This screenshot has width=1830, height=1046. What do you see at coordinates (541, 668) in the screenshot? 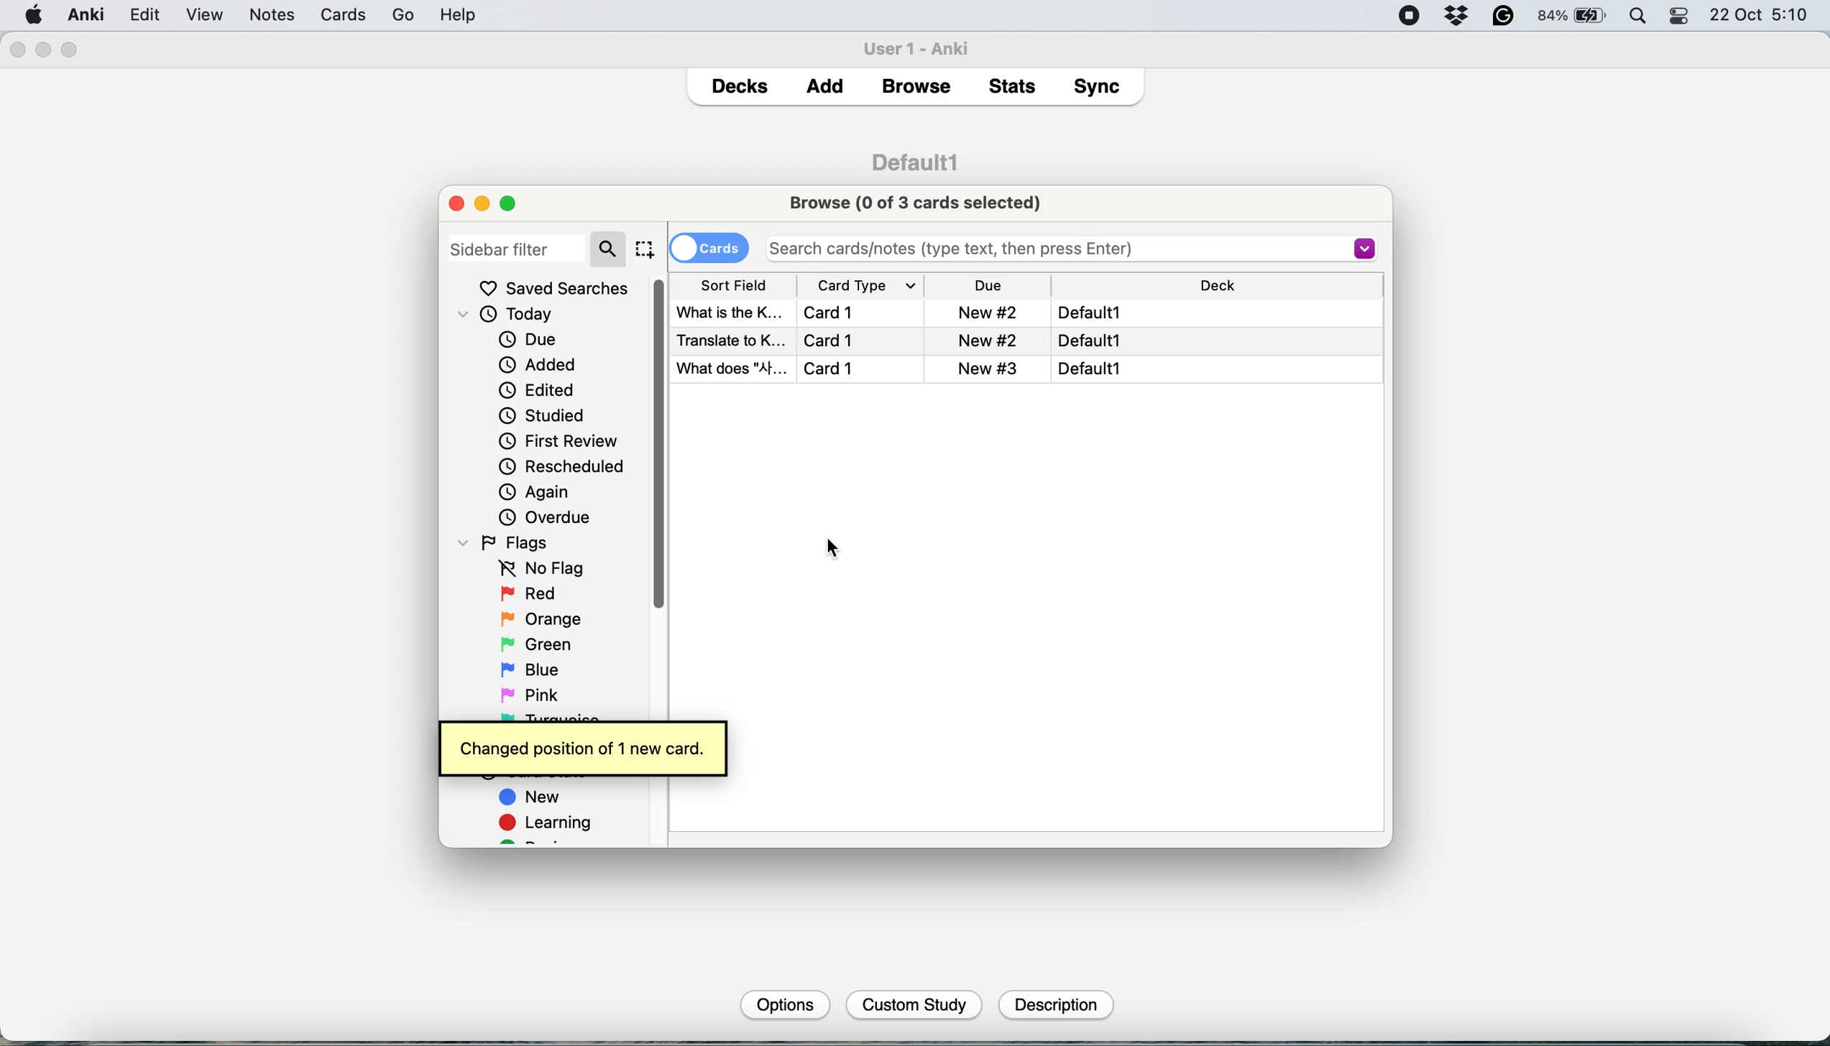
I see `blue` at bounding box center [541, 668].